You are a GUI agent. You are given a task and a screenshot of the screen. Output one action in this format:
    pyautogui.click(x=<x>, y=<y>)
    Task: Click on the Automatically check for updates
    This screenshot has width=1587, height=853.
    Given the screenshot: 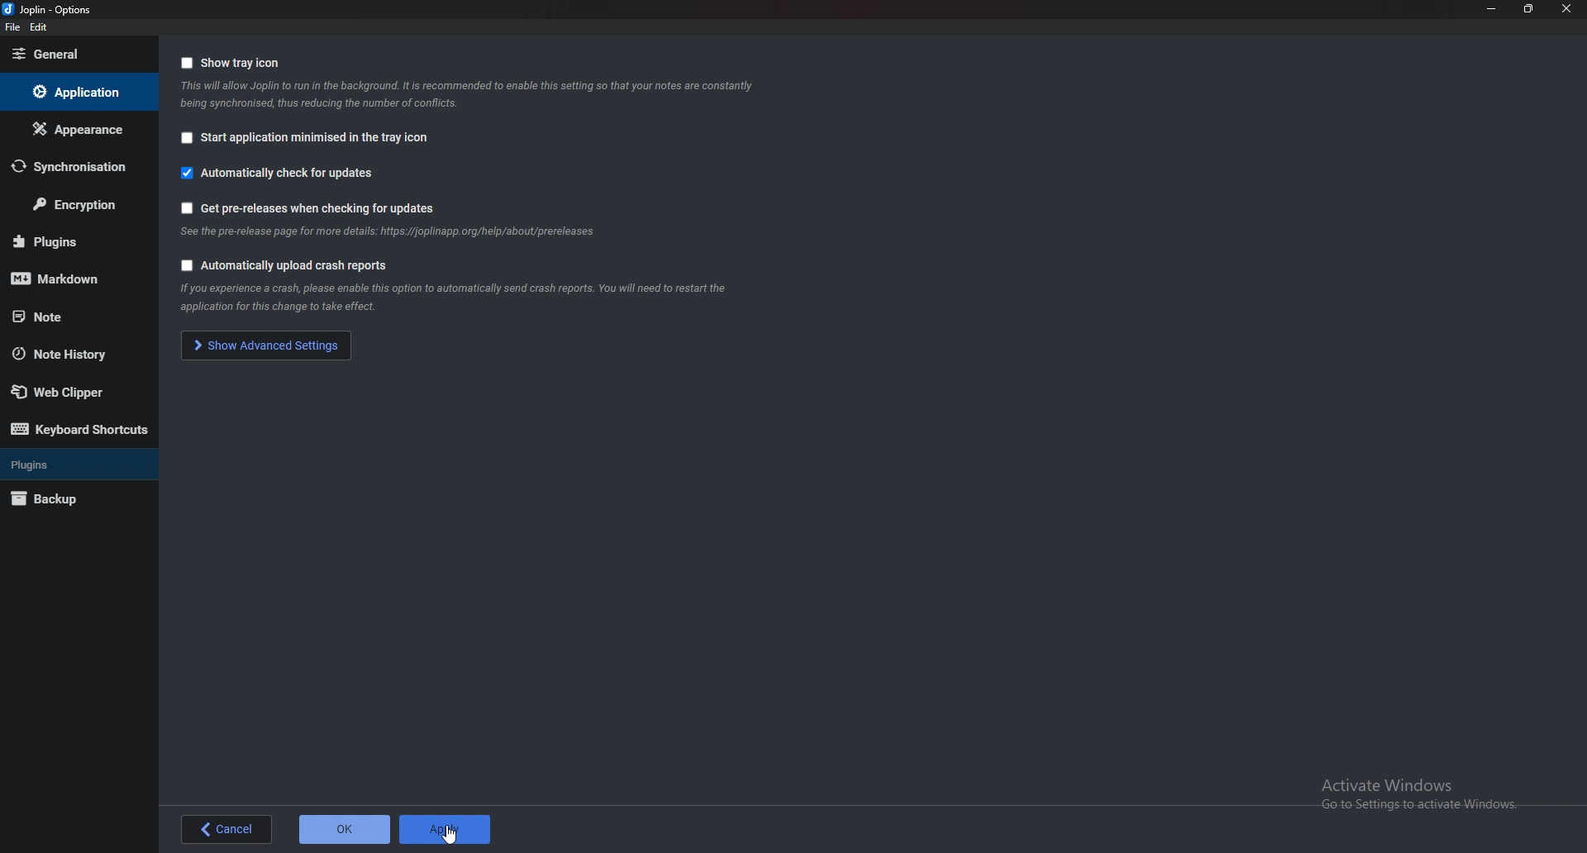 What is the action you would take?
    pyautogui.click(x=290, y=174)
    